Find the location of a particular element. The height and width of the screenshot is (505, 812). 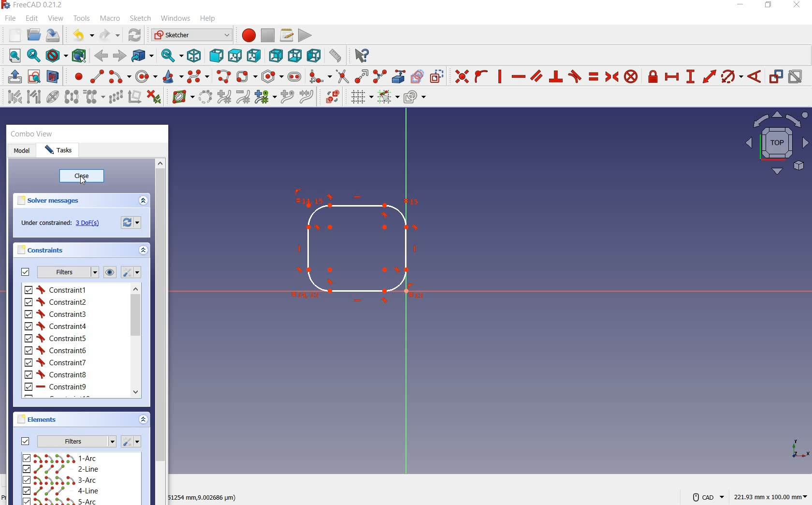

decrease b-spline degree is located at coordinates (242, 97).